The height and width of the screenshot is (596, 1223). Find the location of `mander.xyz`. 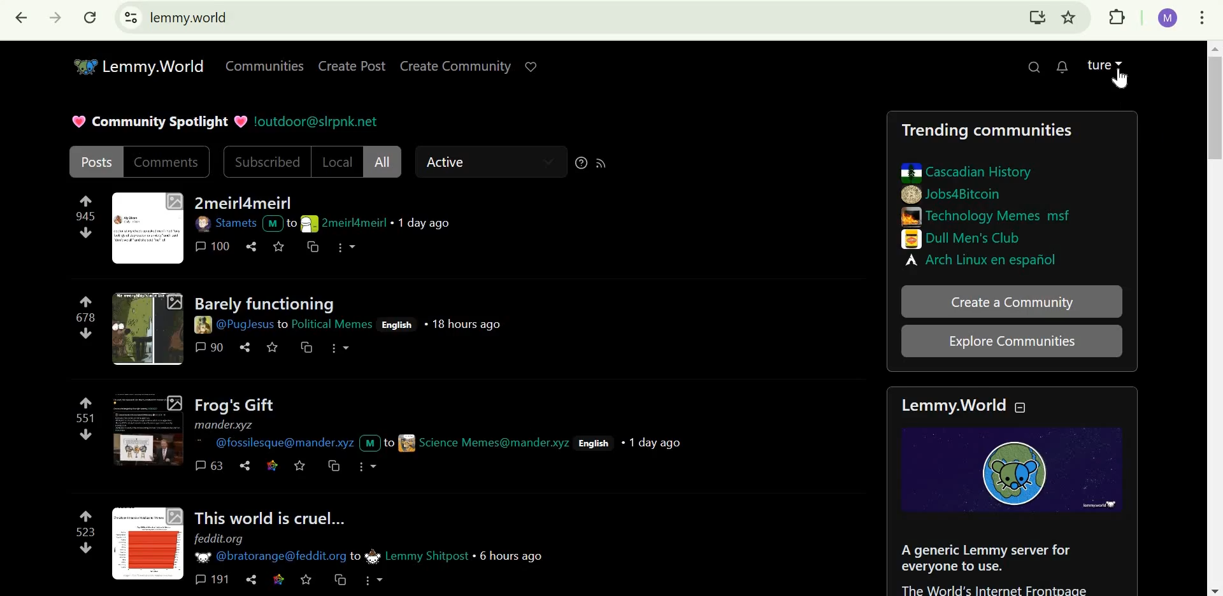

mander.xyz is located at coordinates (225, 425).